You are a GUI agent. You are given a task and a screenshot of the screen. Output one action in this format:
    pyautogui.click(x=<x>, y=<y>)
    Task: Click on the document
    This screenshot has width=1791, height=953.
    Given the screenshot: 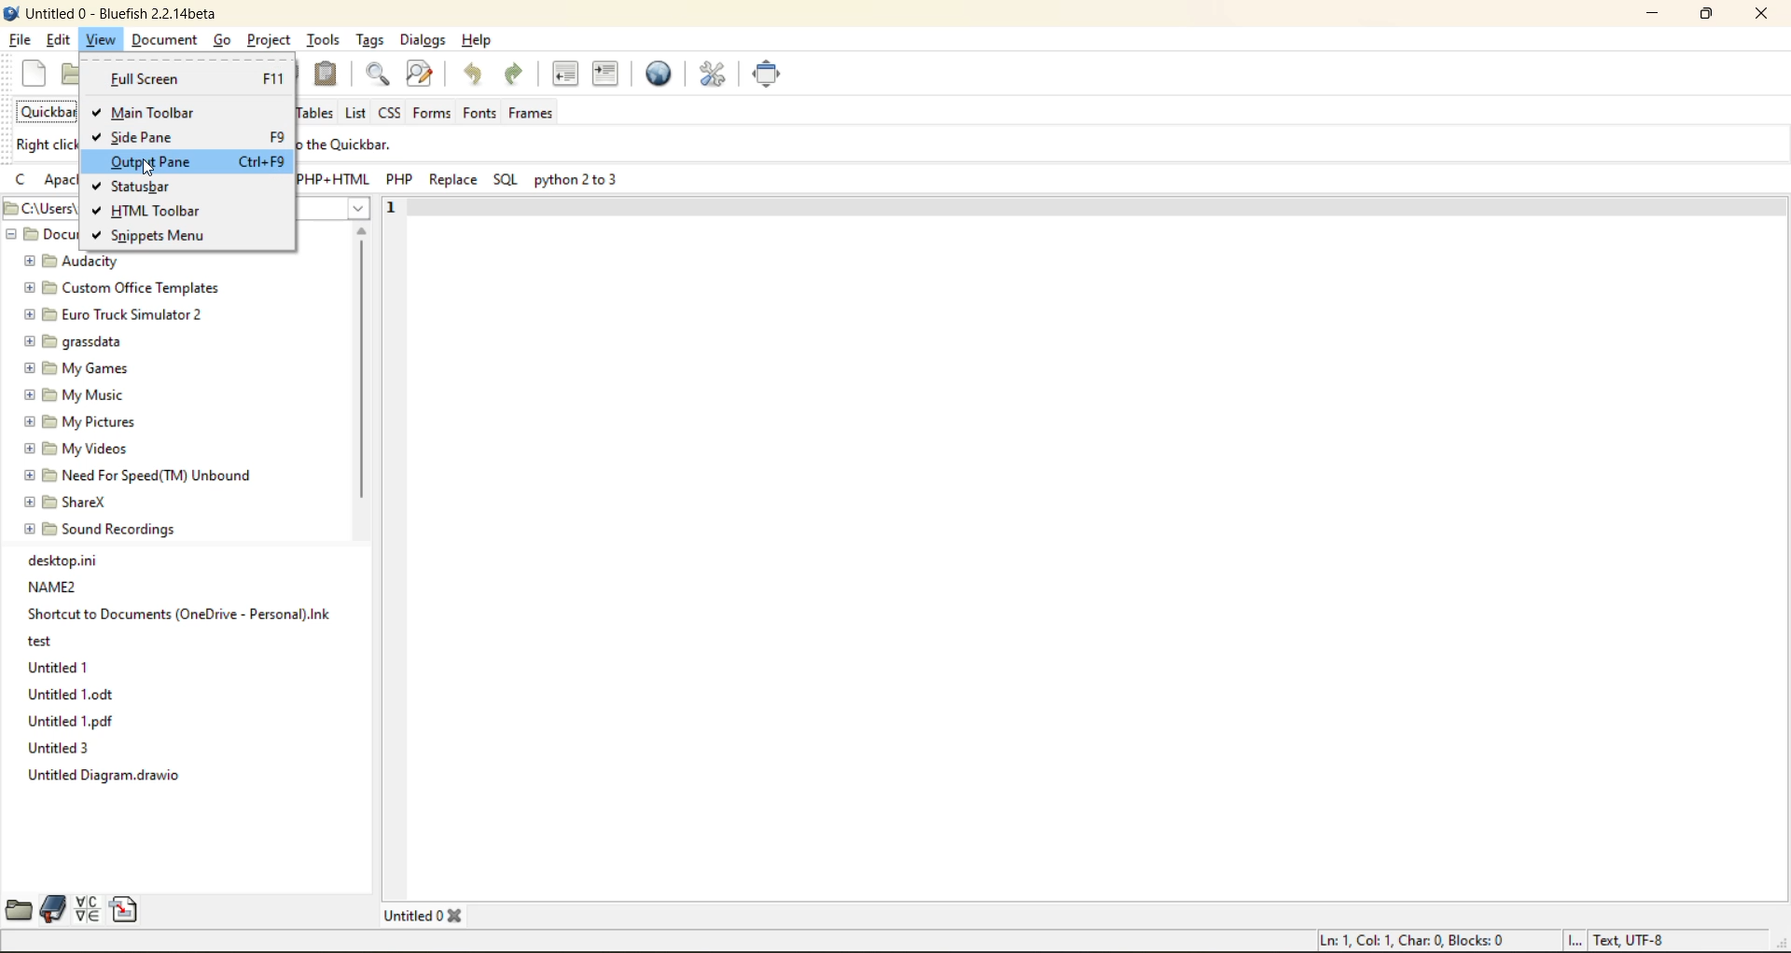 What is the action you would take?
    pyautogui.click(x=167, y=41)
    